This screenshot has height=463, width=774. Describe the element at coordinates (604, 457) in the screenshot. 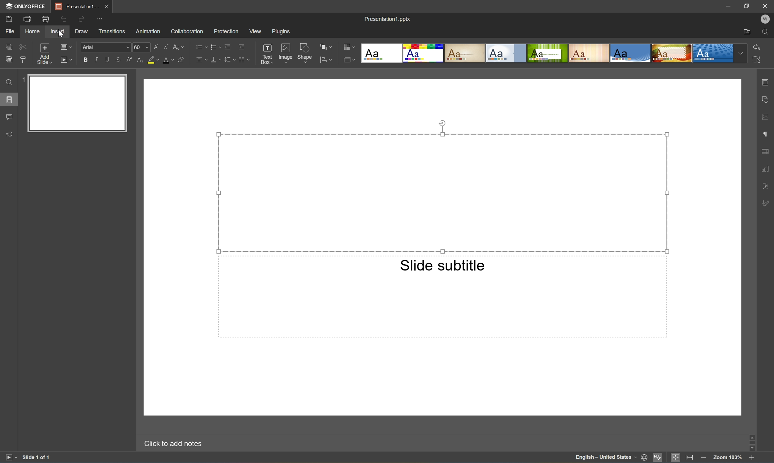

I see `English - United States` at that location.